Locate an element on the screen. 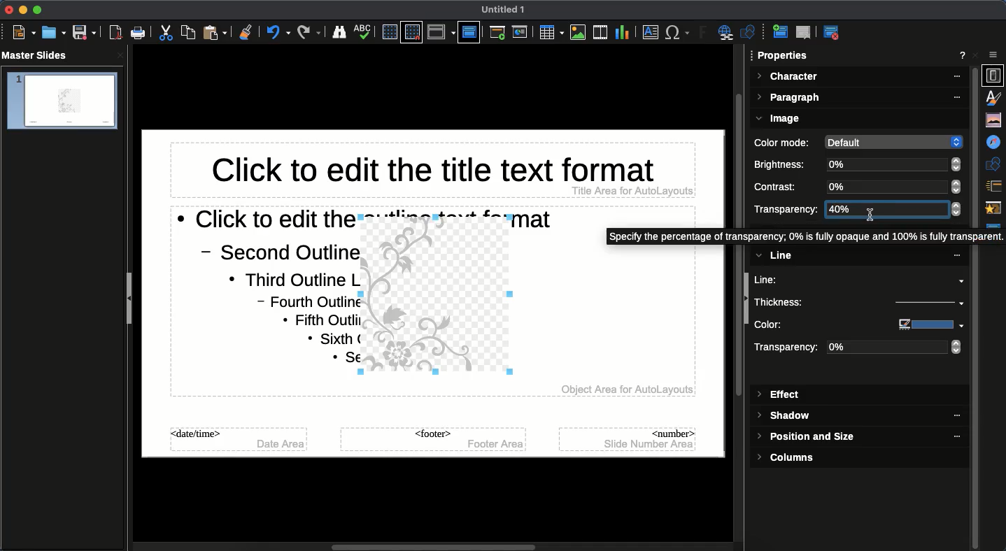  New master is located at coordinates (779, 33).